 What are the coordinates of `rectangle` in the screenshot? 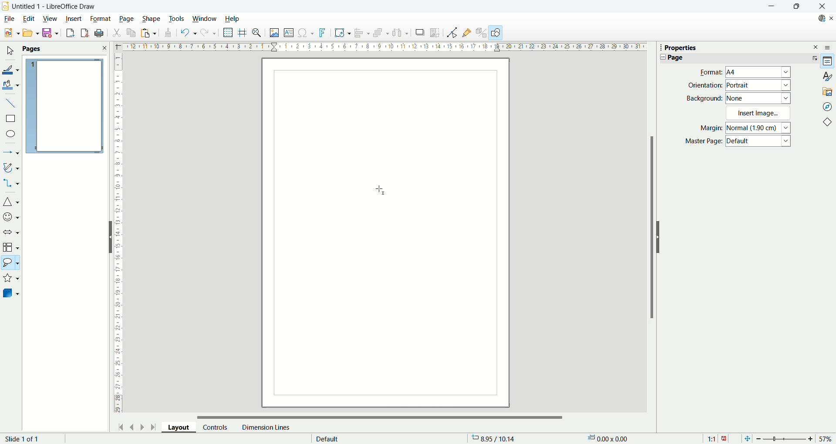 It's located at (10, 119).